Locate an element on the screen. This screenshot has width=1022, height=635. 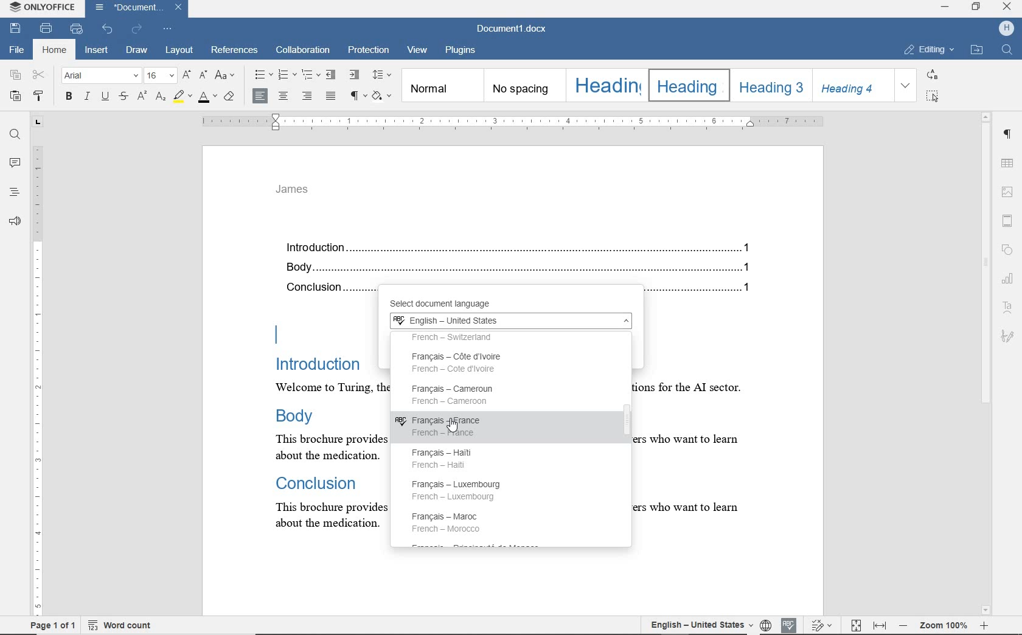
font color is located at coordinates (209, 95).